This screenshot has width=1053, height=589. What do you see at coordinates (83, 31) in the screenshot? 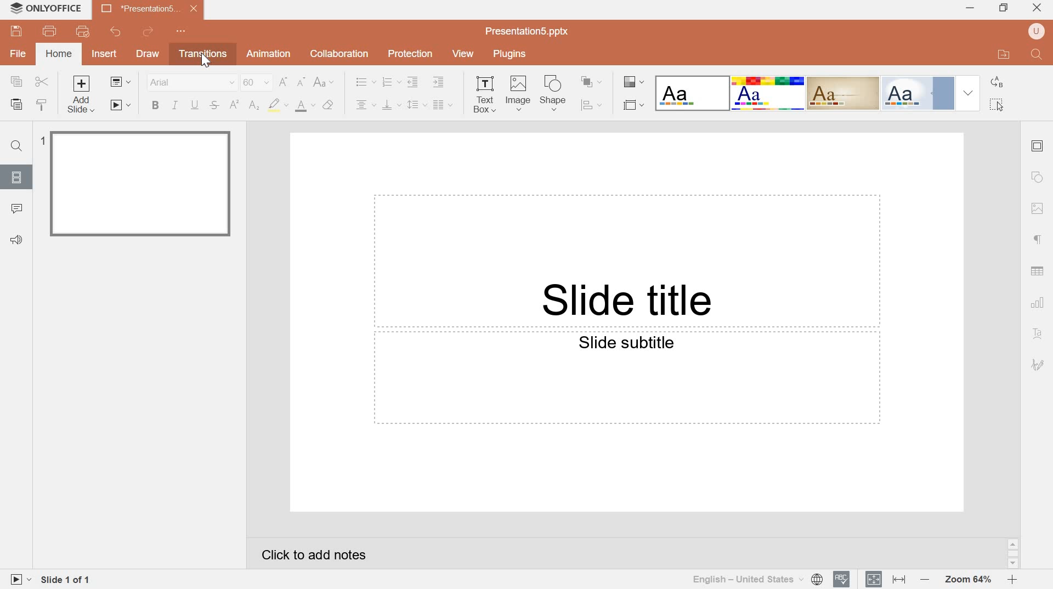
I see `Quick print` at bounding box center [83, 31].